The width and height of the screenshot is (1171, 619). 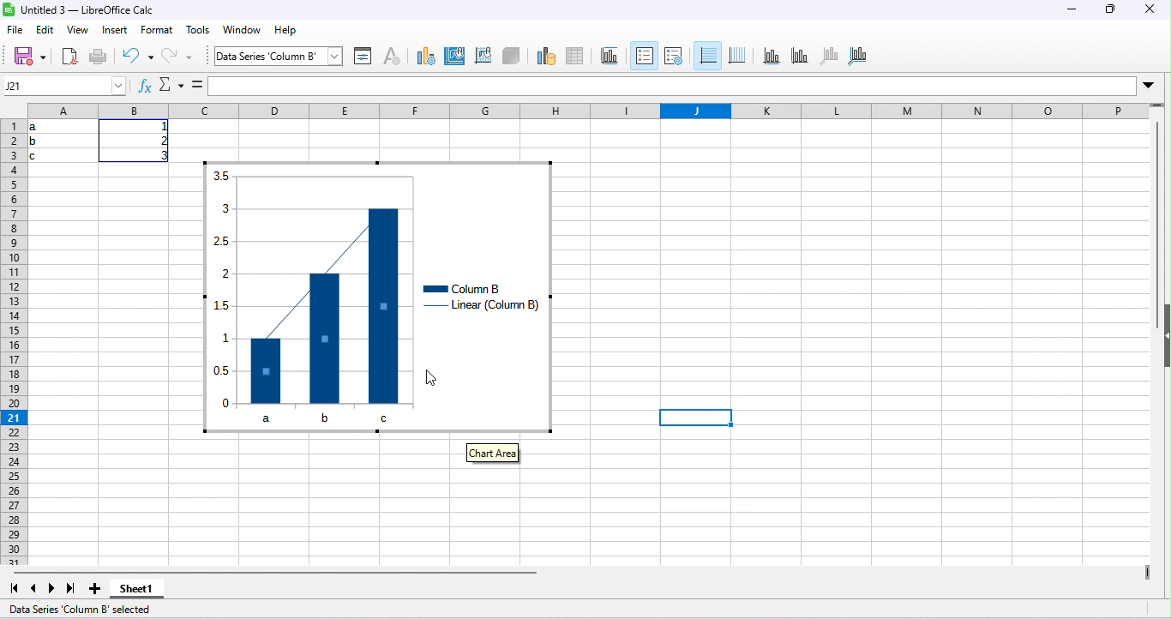 What do you see at coordinates (266, 57) in the screenshot?
I see `chart area` at bounding box center [266, 57].